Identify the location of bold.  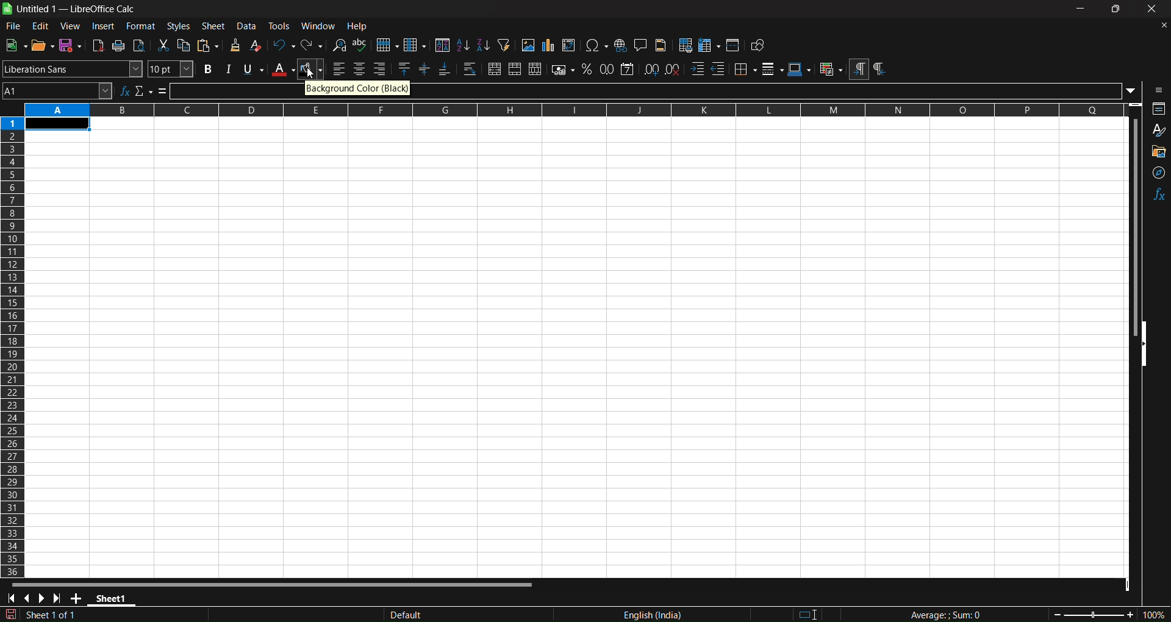
(209, 69).